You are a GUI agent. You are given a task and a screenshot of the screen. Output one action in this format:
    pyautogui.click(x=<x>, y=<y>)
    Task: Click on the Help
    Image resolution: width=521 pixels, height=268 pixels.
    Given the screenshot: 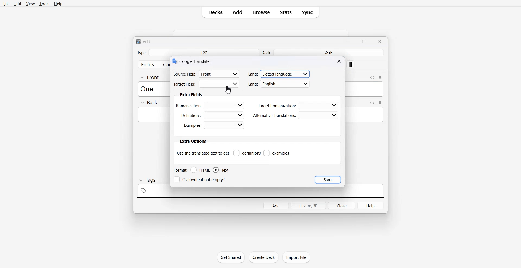 What is the action you would take?
    pyautogui.click(x=58, y=4)
    